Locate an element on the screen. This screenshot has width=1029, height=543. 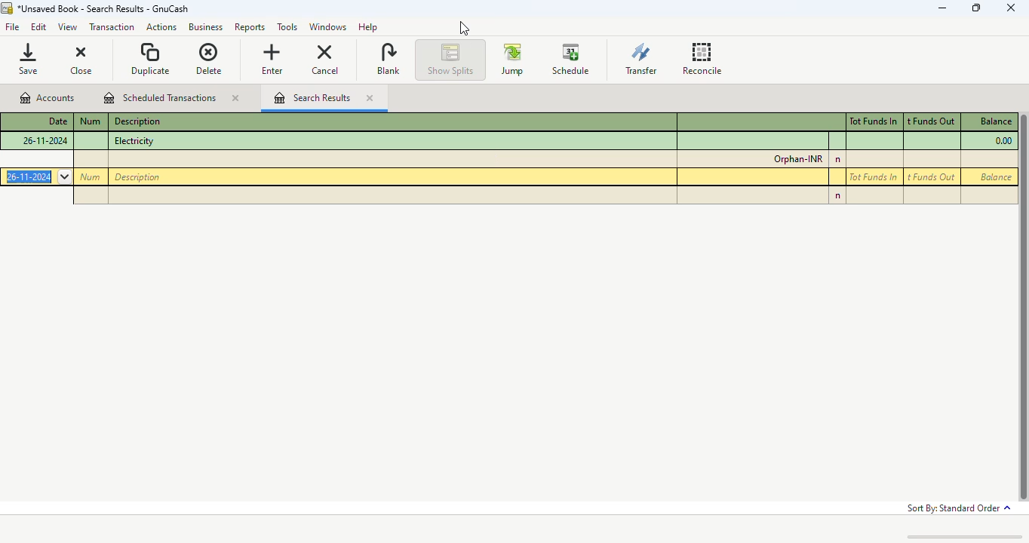
edit is located at coordinates (39, 26).